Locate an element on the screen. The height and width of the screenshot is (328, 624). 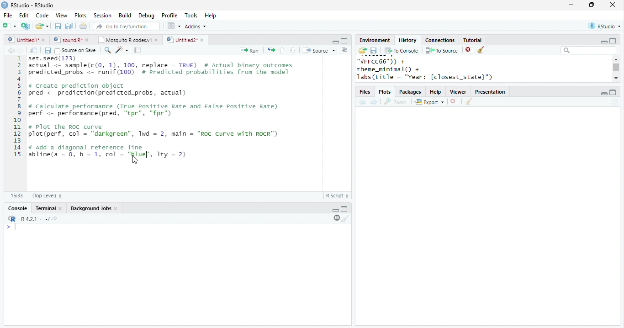
Plots is located at coordinates (386, 92).